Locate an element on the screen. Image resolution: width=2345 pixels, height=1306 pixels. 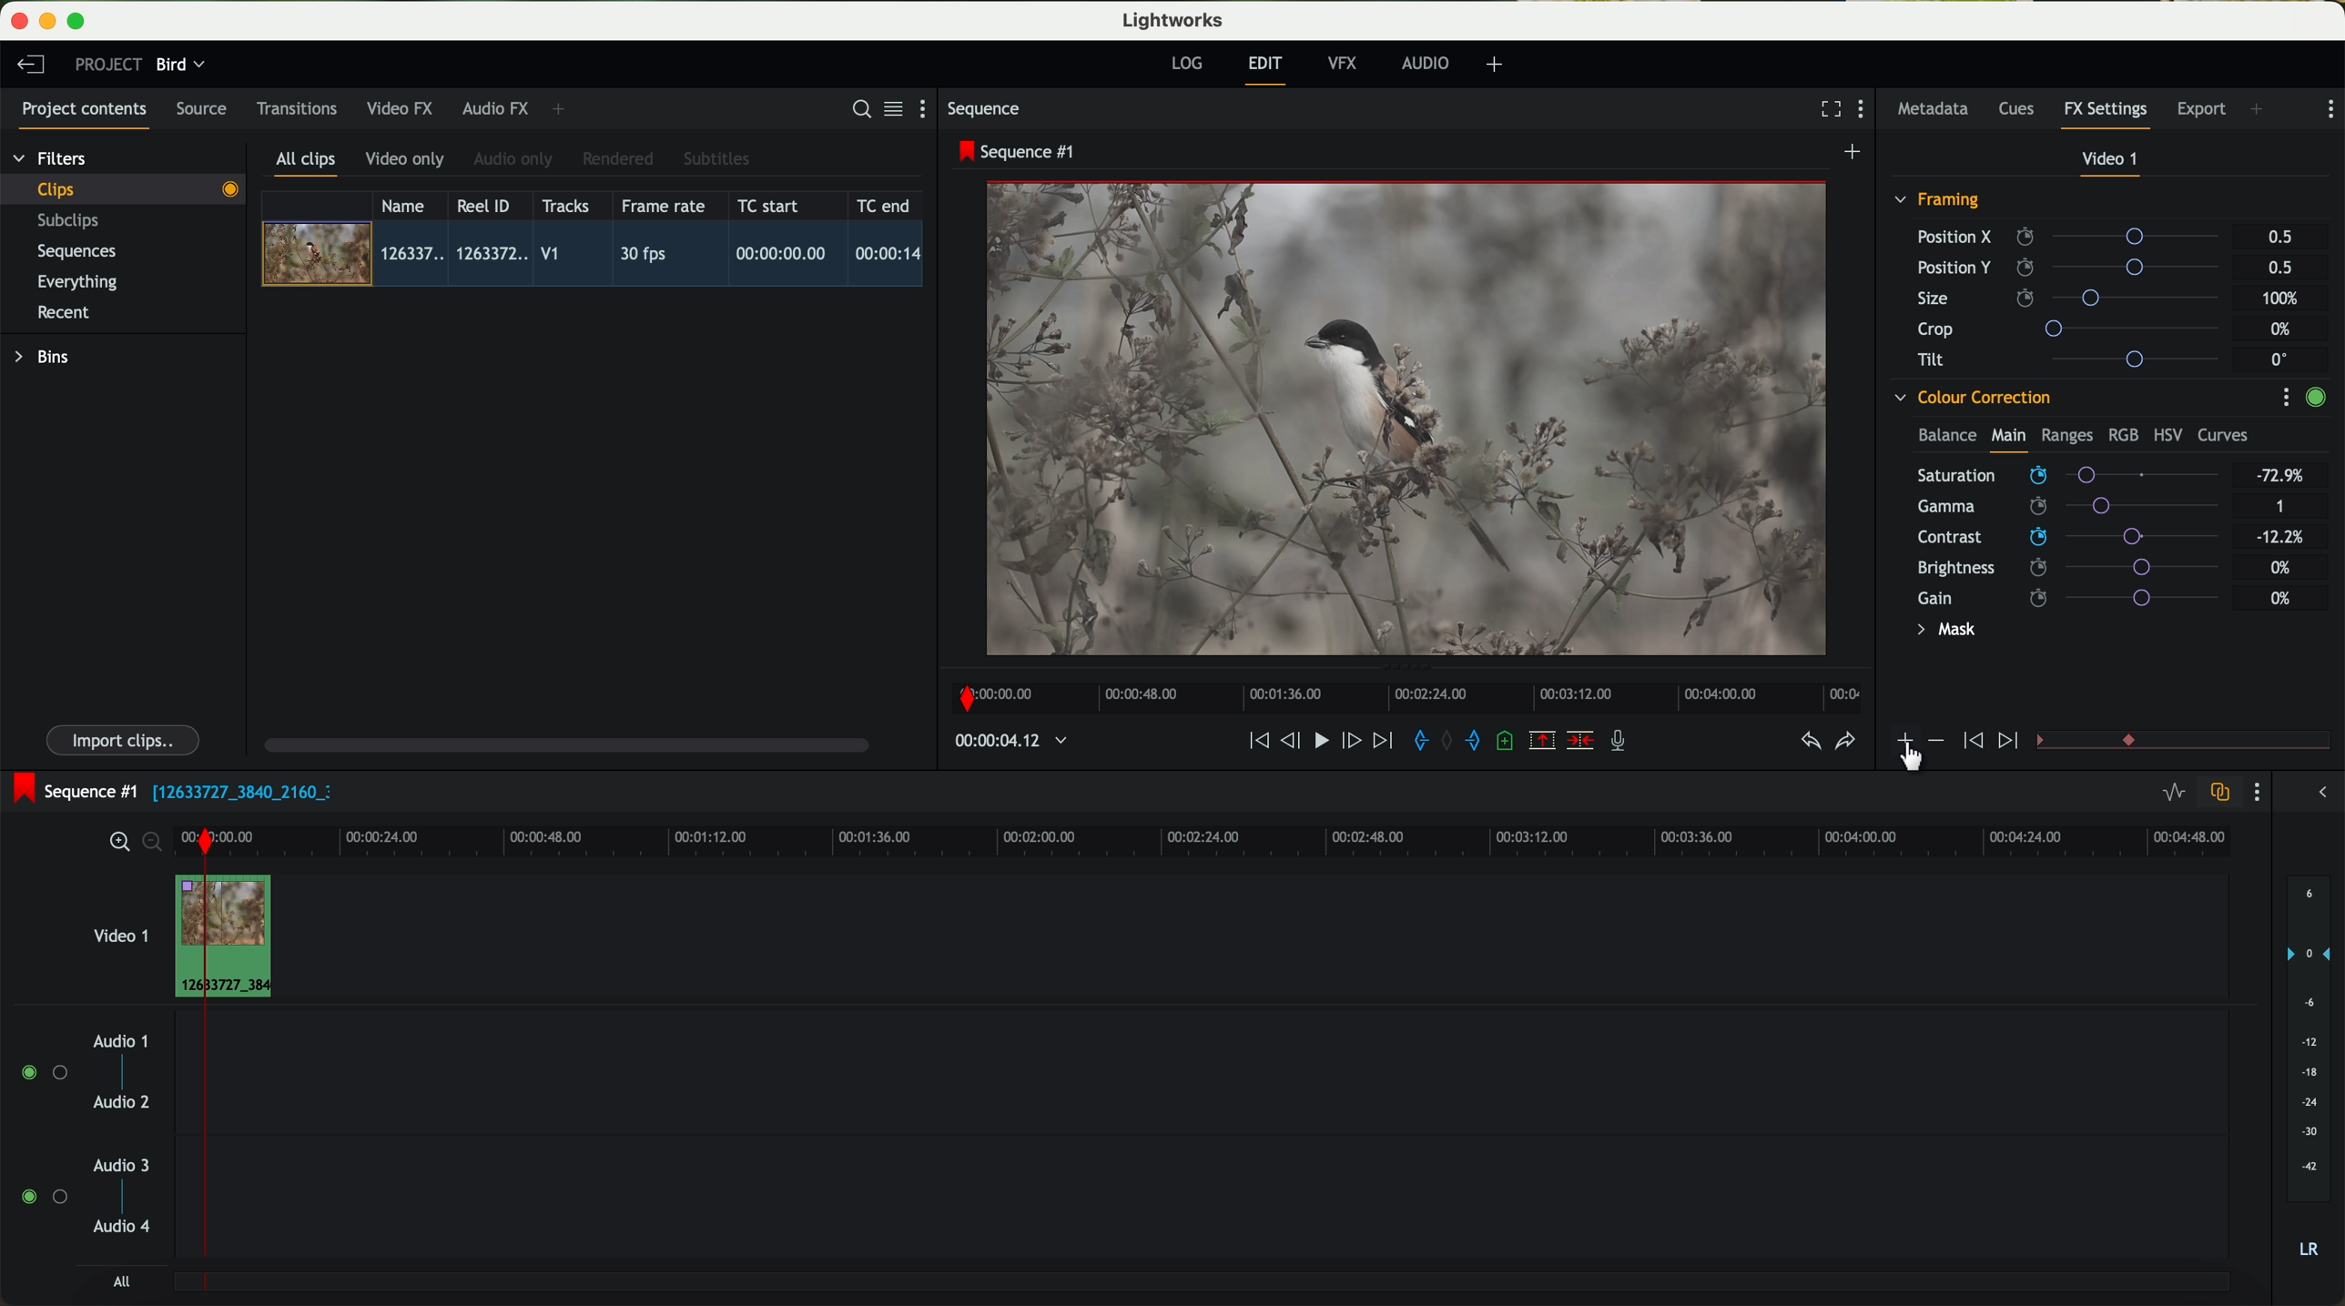
zoom out is located at coordinates (154, 845).